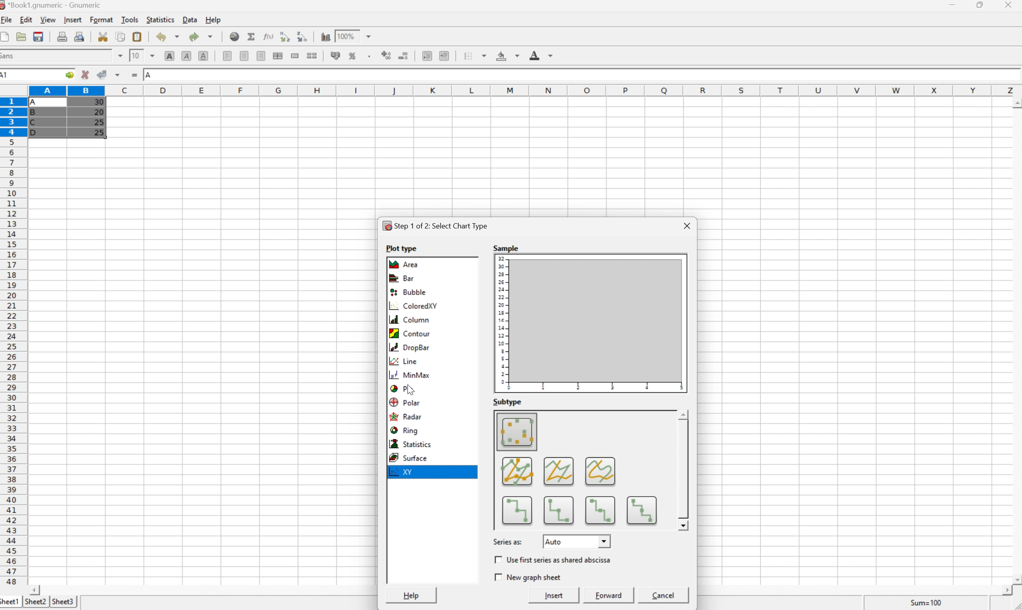 The image size is (1022, 610). I want to click on Bold, so click(169, 56).